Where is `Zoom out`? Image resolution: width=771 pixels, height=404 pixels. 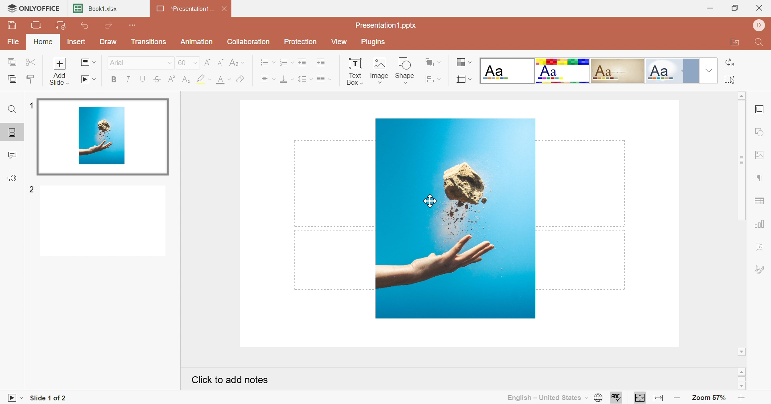 Zoom out is located at coordinates (676, 399).